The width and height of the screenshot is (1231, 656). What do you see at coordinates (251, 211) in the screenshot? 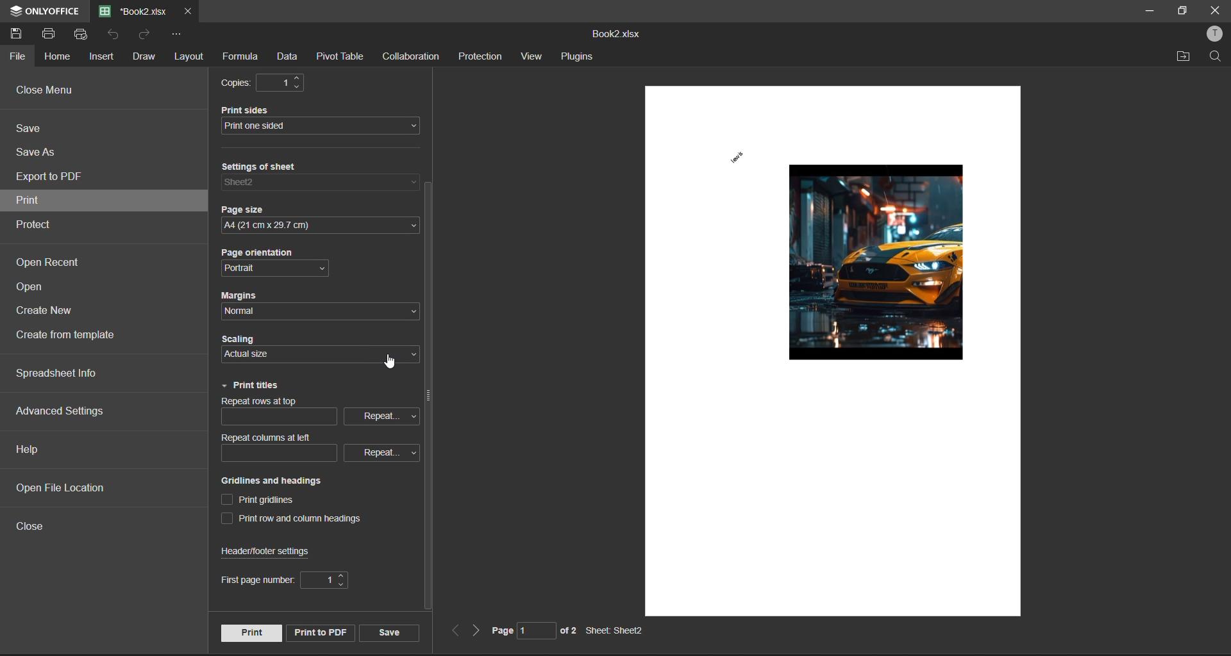
I see `page size` at bounding box center [251, 211].